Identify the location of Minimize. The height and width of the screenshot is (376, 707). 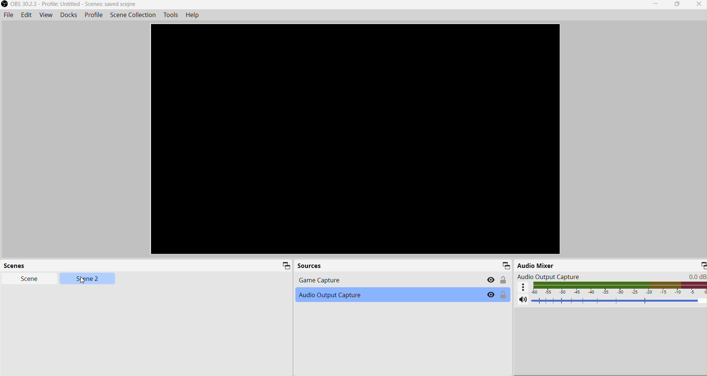
(655, 4).